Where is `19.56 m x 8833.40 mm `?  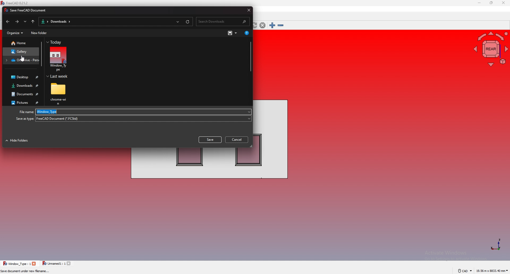 19.56 m x 8833.40 mm  is located at coordinates (492, 270).